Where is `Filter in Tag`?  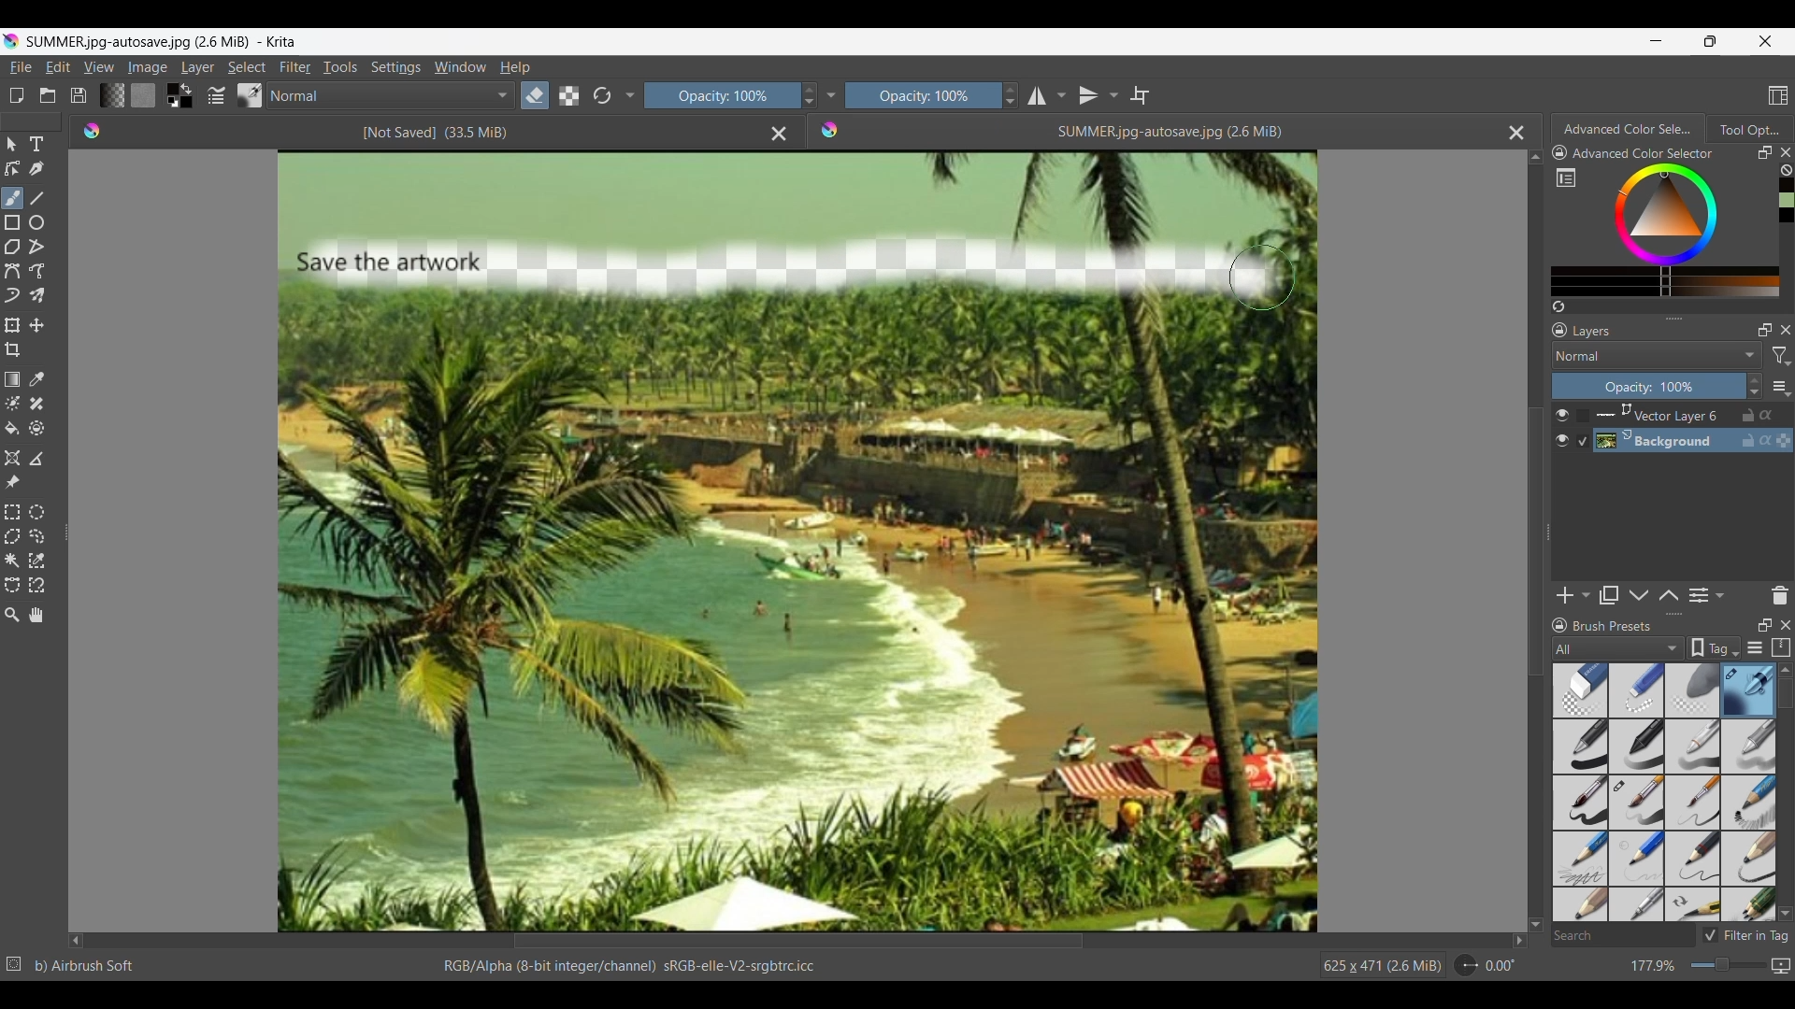 Filter in Tag is located at coordinates (1745, 935).